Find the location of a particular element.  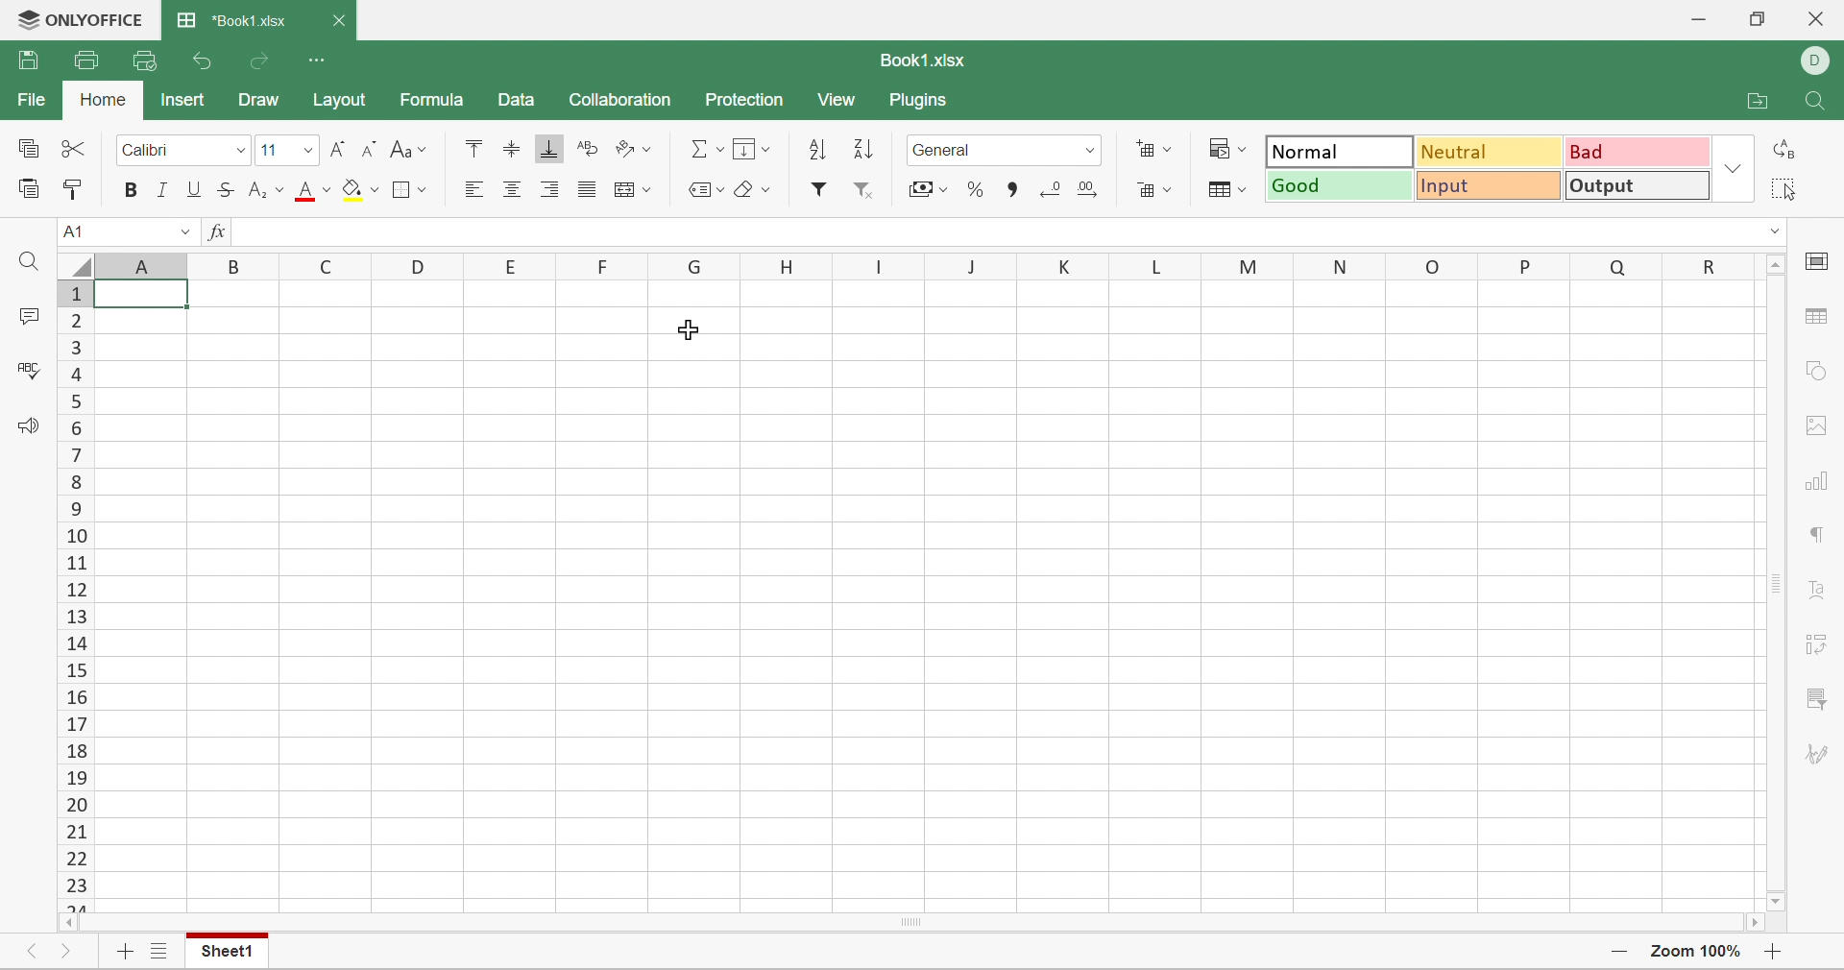

Cell A1 highlighted is located at coordinates (146, 294).